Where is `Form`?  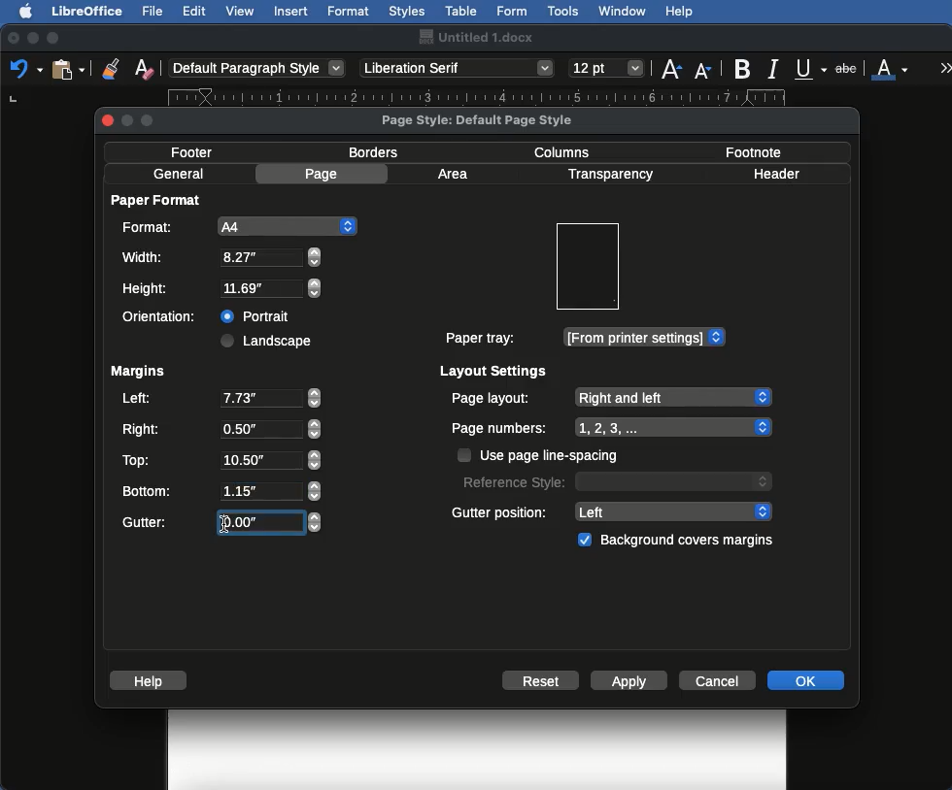
Form is located at coordinates (512, 12).